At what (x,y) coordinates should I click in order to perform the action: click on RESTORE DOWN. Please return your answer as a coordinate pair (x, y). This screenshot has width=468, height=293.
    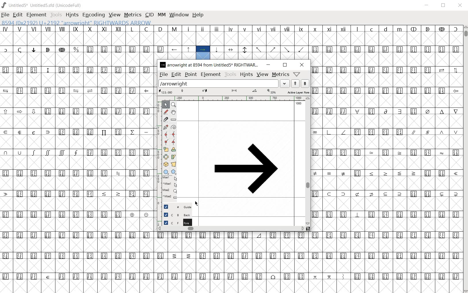
    Looking at the image, I should click on (443, 5).